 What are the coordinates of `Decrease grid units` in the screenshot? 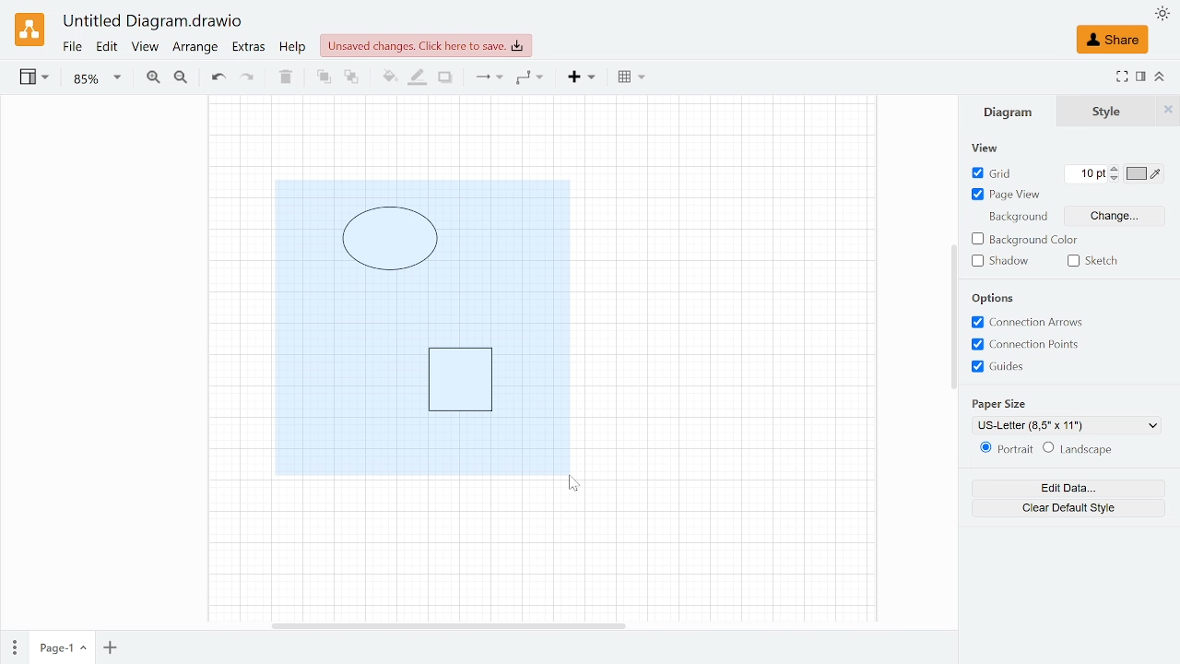 It's located at (1115, 179).